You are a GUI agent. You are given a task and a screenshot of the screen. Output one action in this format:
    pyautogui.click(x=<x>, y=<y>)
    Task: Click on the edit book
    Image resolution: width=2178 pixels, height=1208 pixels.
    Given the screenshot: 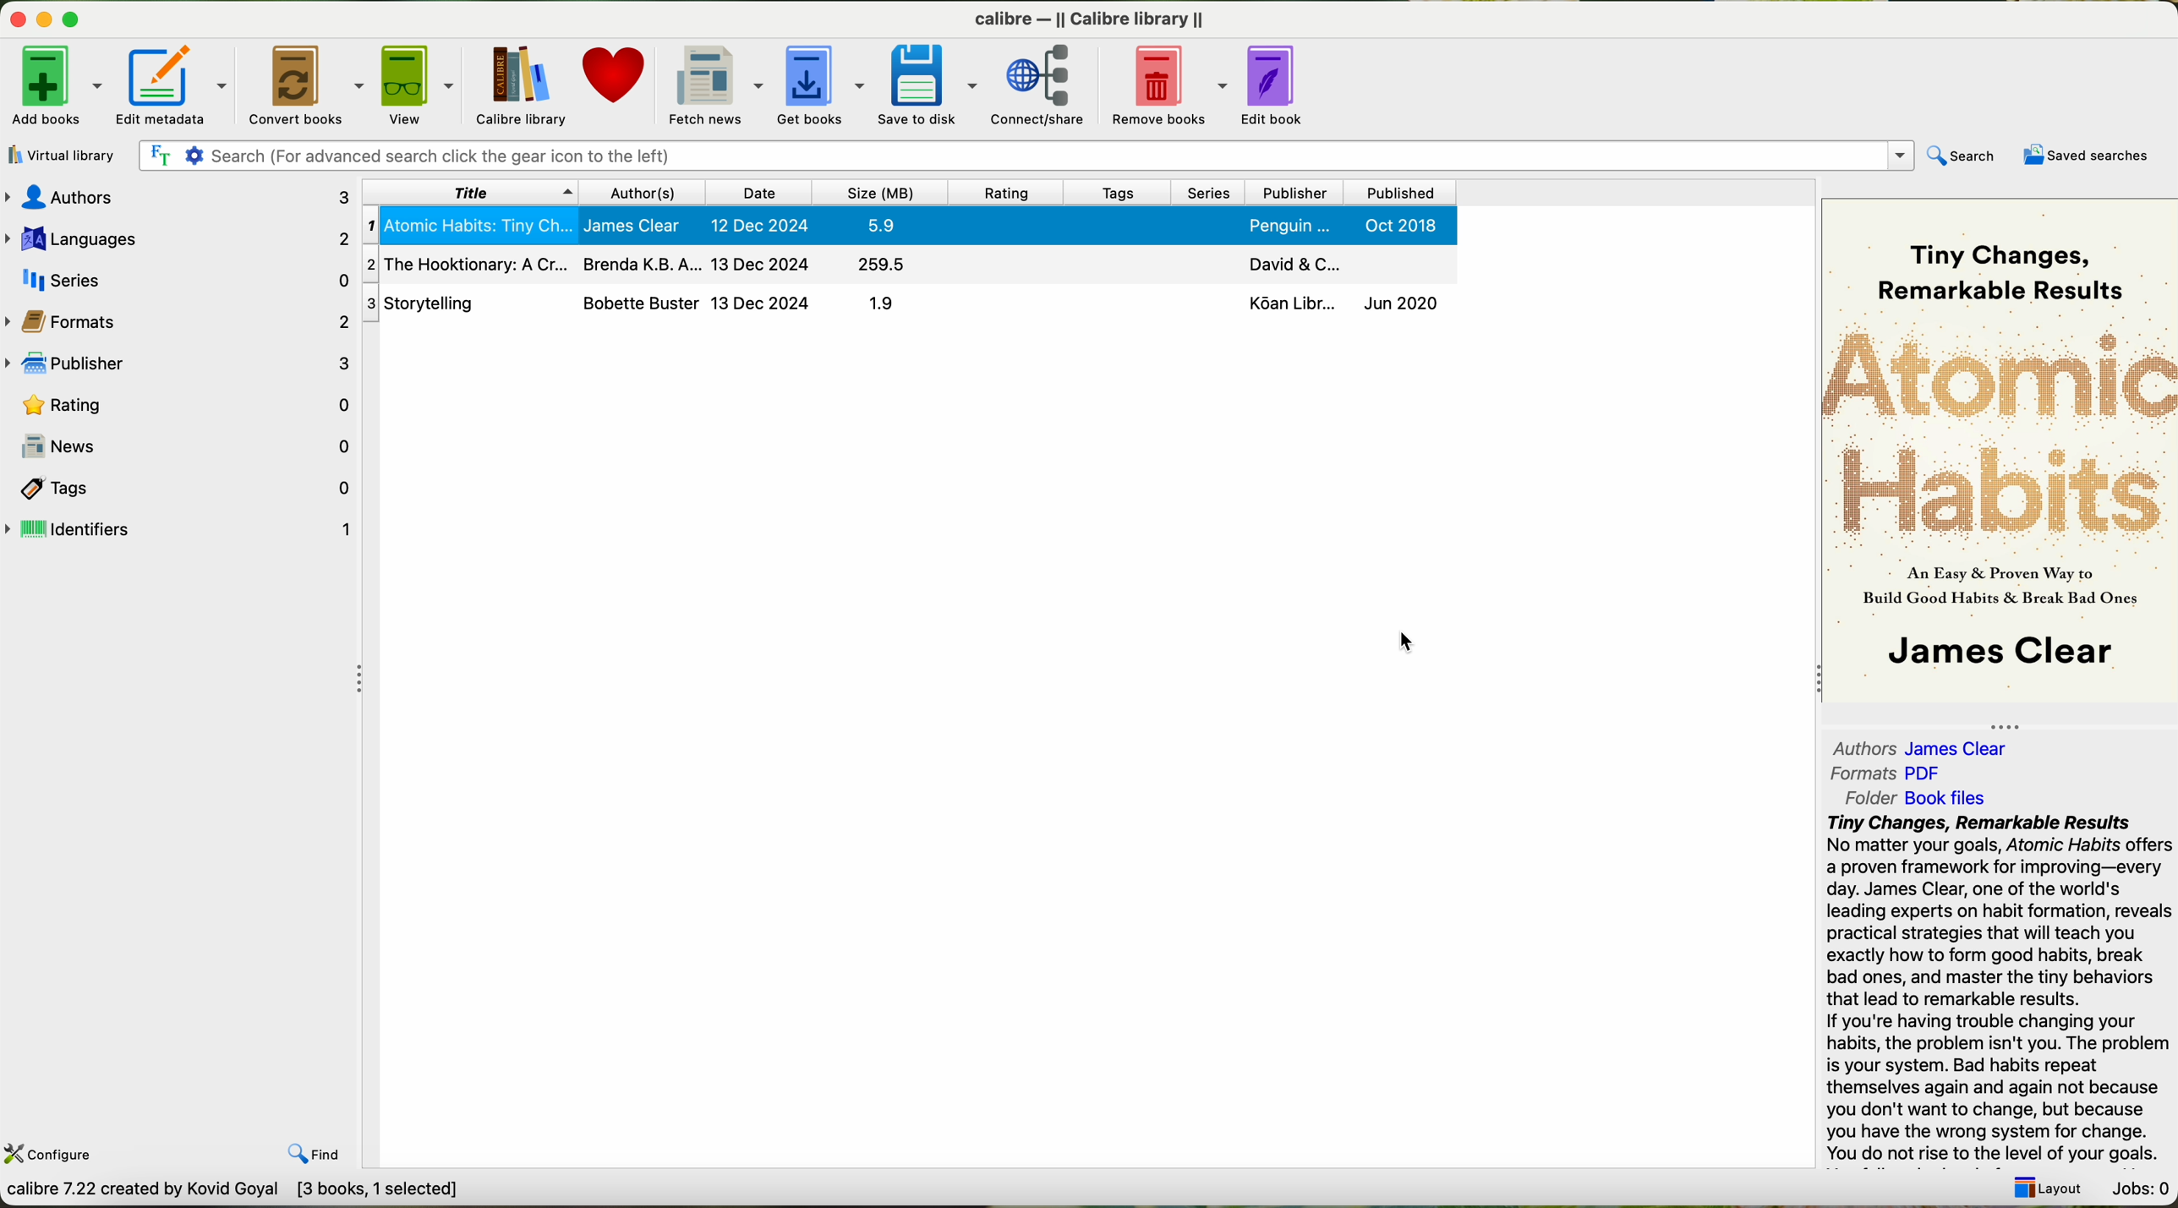 What is the action you would take?
    pyautogui.click(x=1283, y=85)
    